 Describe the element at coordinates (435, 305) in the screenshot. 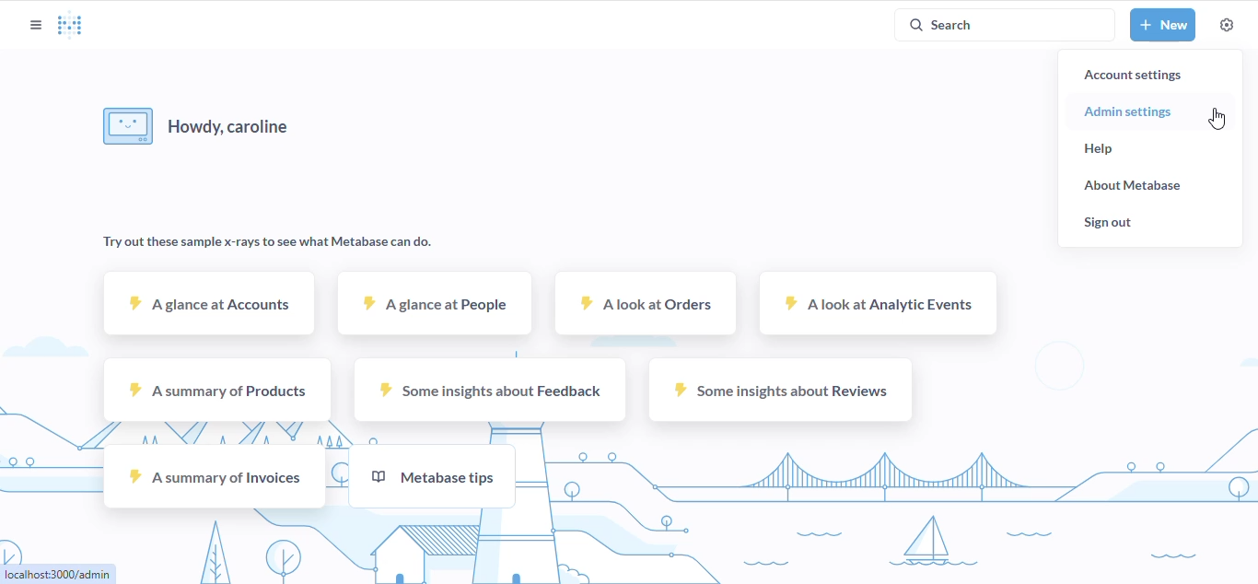

I see `a glance at people` at that location.